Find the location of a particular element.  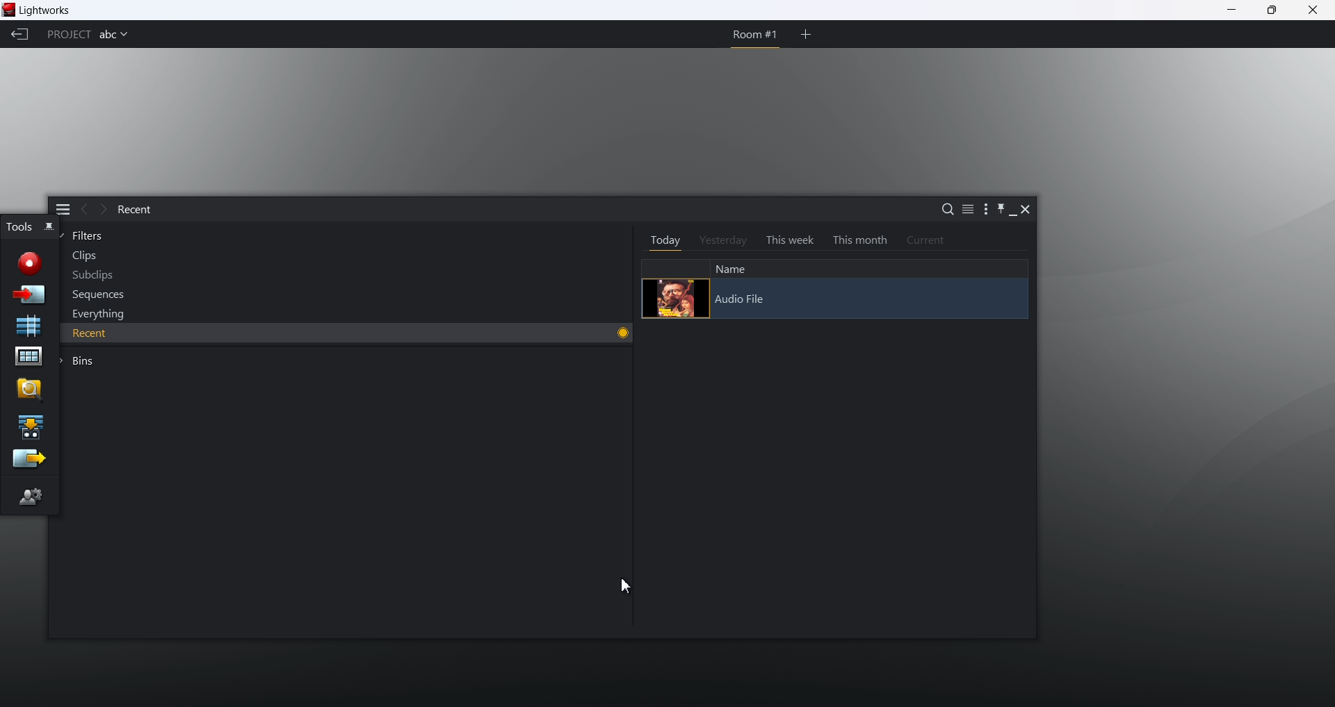

play a sequence is located at coordinates (30, 426).